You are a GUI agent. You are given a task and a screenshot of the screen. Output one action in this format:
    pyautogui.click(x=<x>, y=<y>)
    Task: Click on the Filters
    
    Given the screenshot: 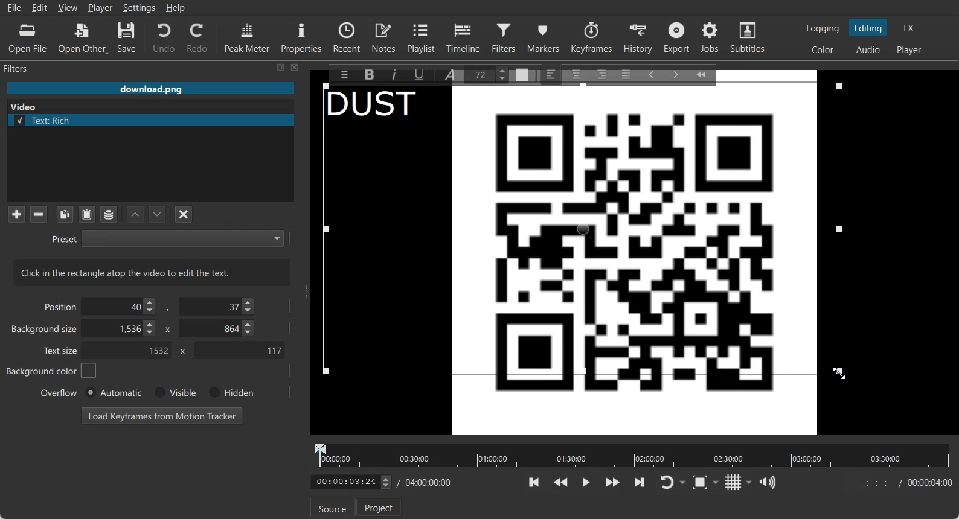 What is the action you would take?
    pyautogui.click(x=28, y=68)
    